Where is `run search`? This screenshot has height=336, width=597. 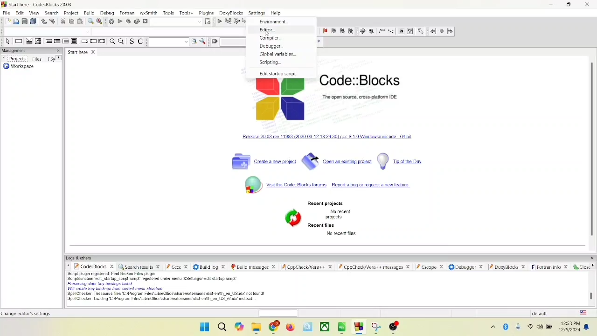 run search is located at coordinates (194, 42).